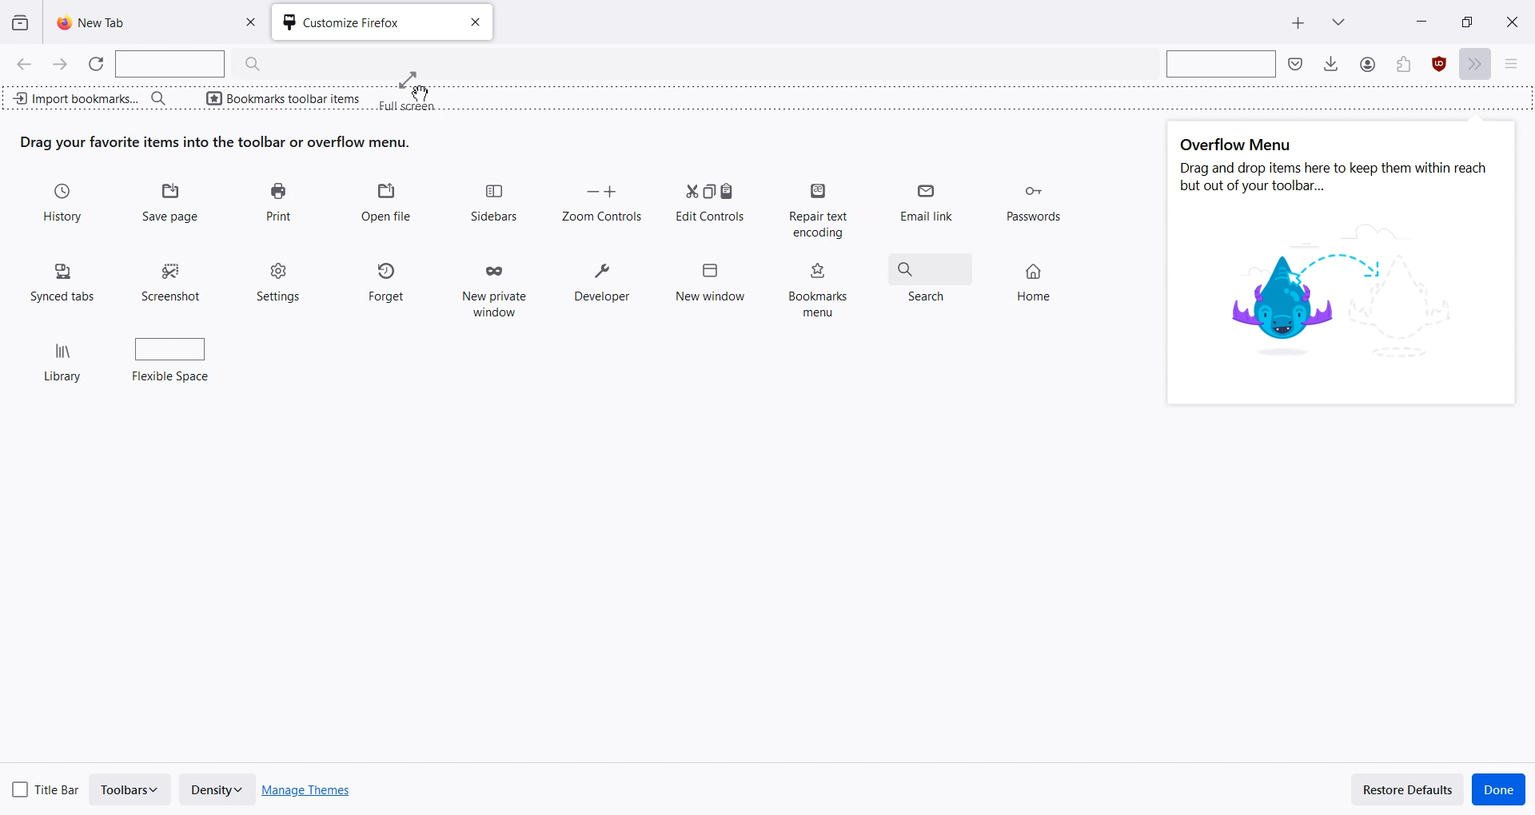 Image resolution: width=1535 pixels, height=815 pixels. Describe the element at coordinates (1338, 20) in the screenshot. I see `List all tab` at that location.